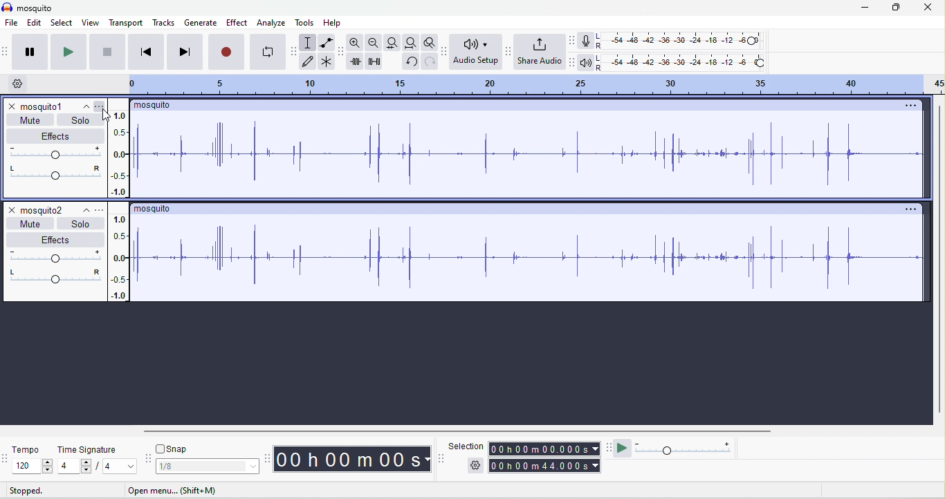 Image resolution: width=945 pixels, height=499 pixels. I want to click on track1, so click(54, 106).